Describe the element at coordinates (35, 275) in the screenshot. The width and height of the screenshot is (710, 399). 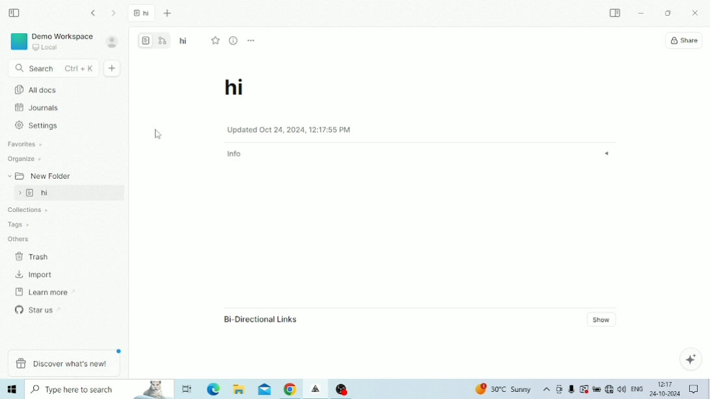
I see `Import` at that location.